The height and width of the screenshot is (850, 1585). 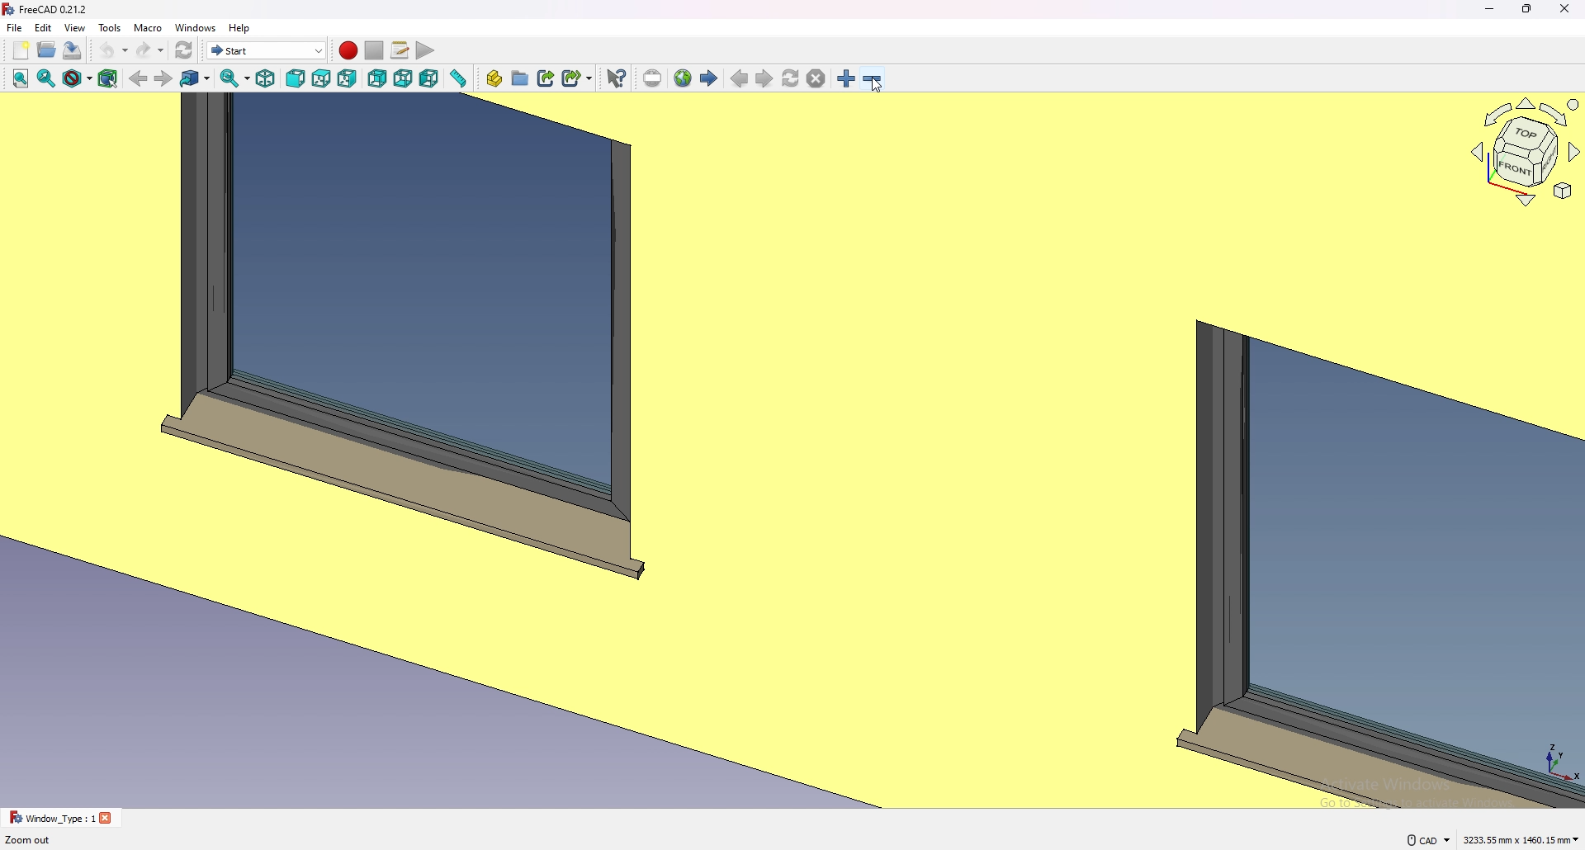 I want to click on zoom in, so click(x=848, y=78).